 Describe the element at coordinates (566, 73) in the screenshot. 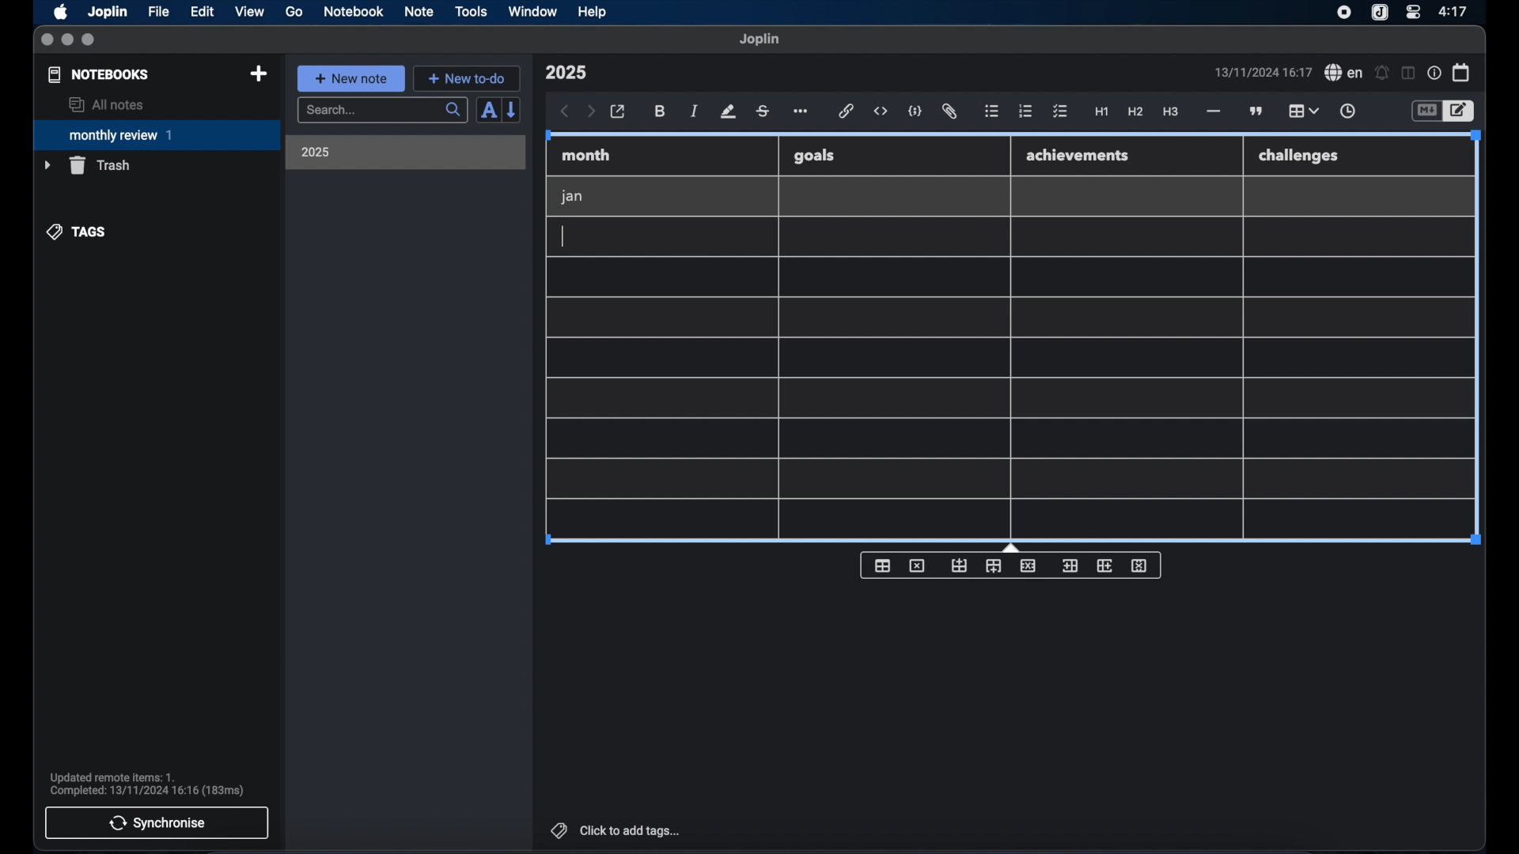

I see `note title` at that location.